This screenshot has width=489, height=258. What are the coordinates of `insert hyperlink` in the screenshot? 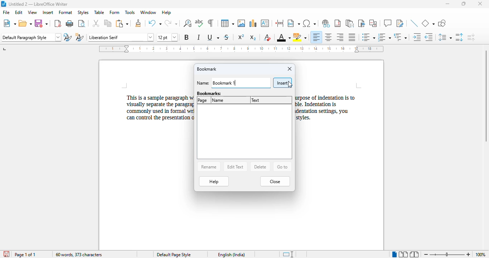 It's located at (326, 23).